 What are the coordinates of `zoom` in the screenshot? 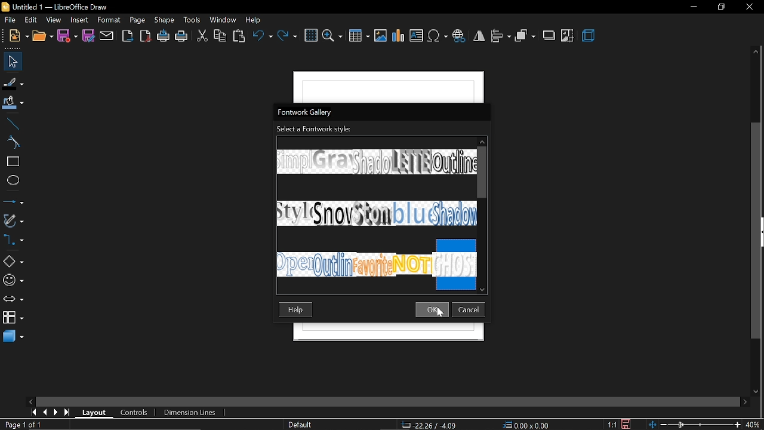 It's located at (332, 36).